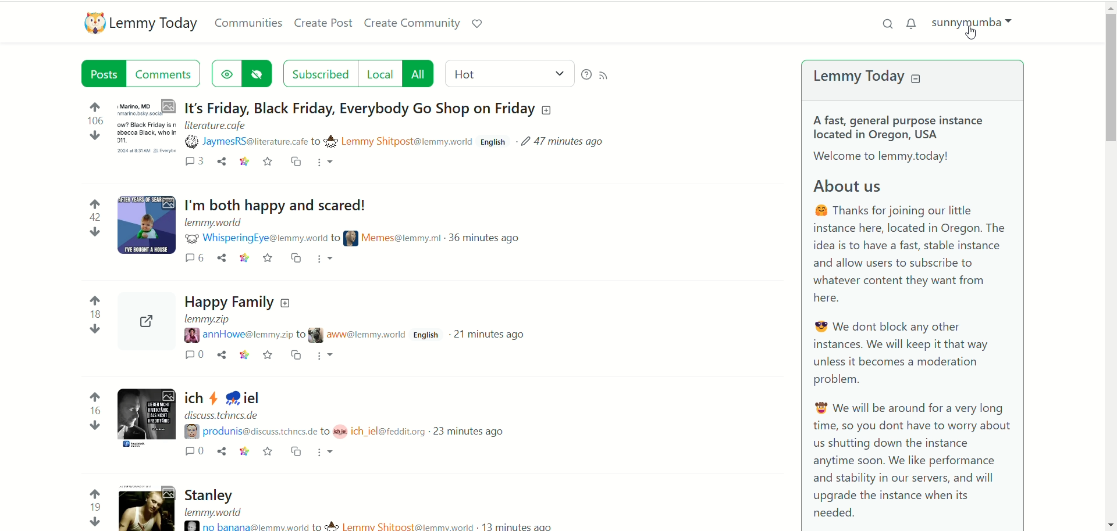 The height and width of the screenshot is (531, 1117). What do you see at coordinates (978, 28) in the screenshot?
I see `account` at bounding box center [978, 28].